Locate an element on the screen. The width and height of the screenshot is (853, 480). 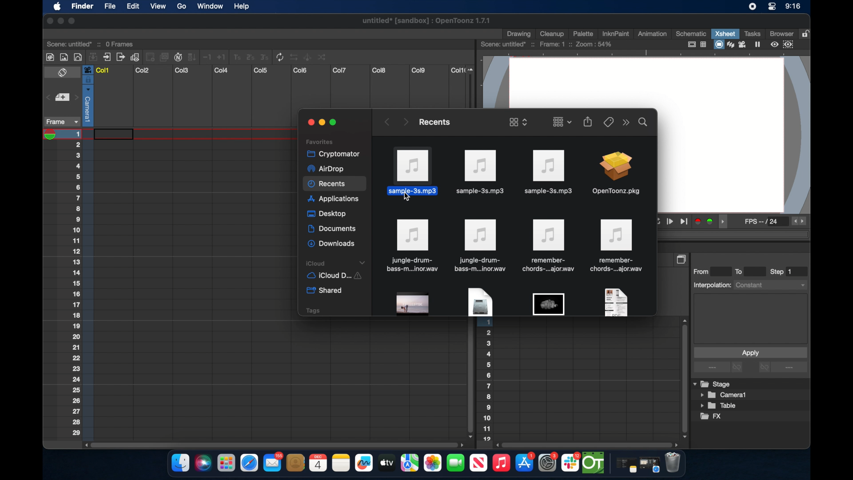
edit is located at coordinates (132, 7).